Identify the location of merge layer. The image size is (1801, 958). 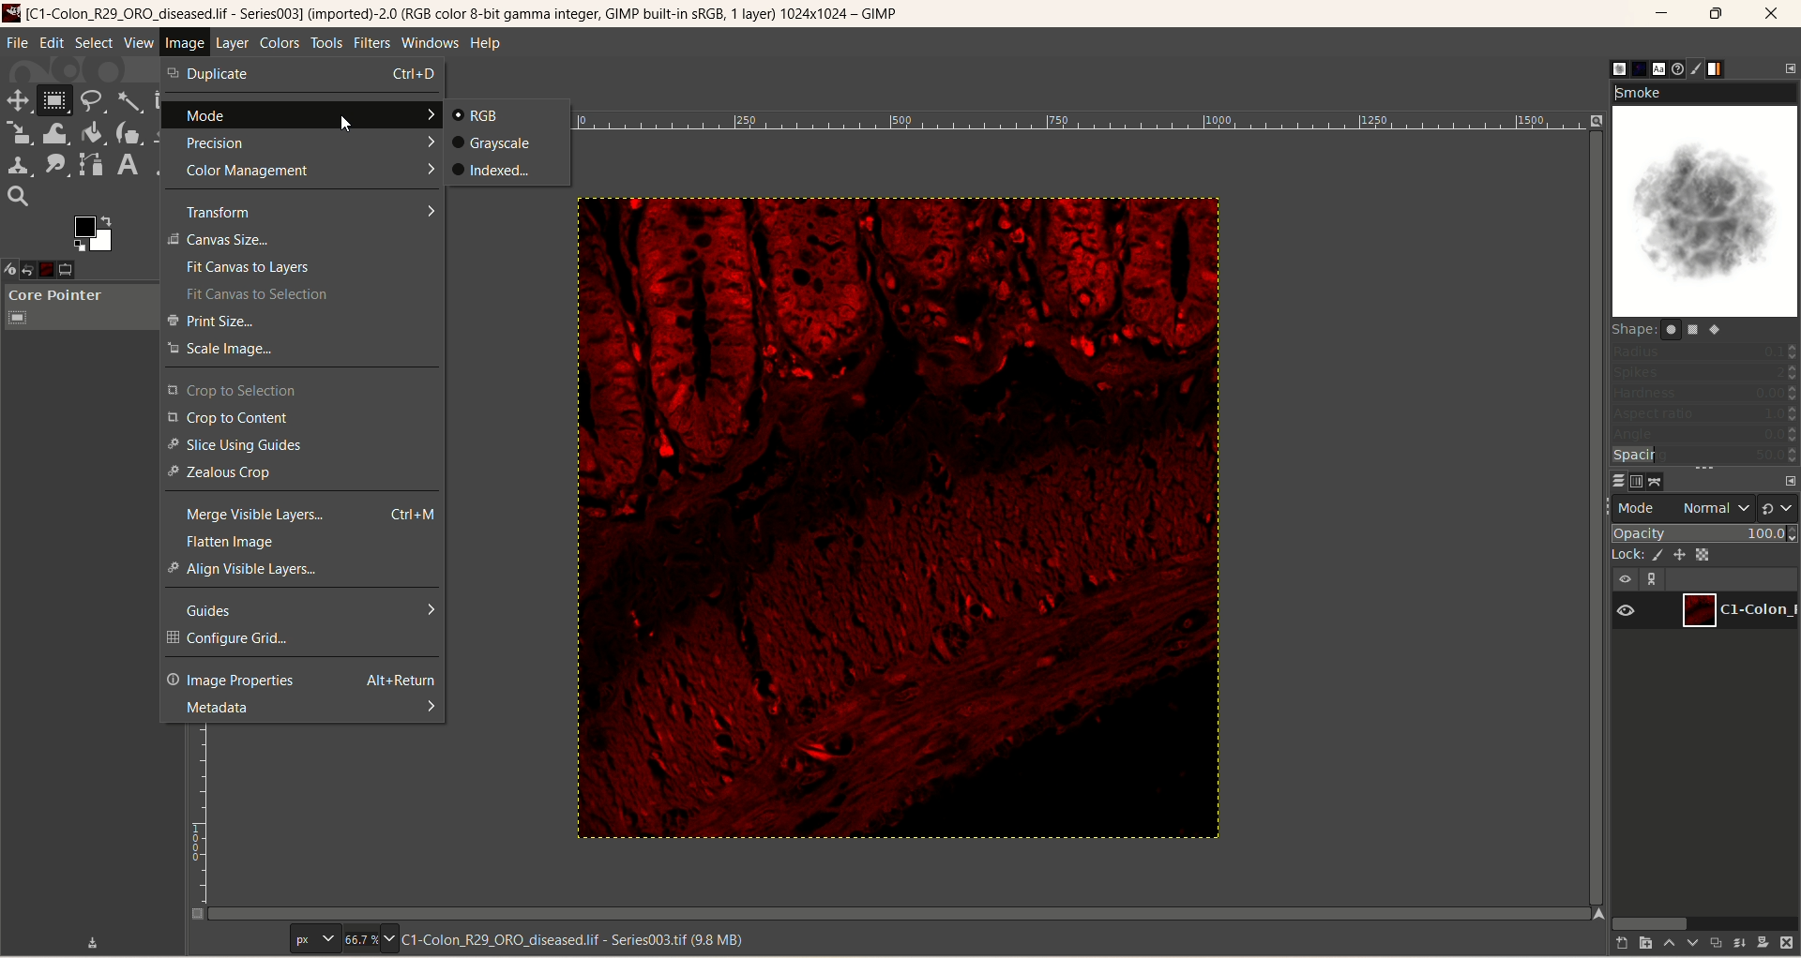
(1740, 946).